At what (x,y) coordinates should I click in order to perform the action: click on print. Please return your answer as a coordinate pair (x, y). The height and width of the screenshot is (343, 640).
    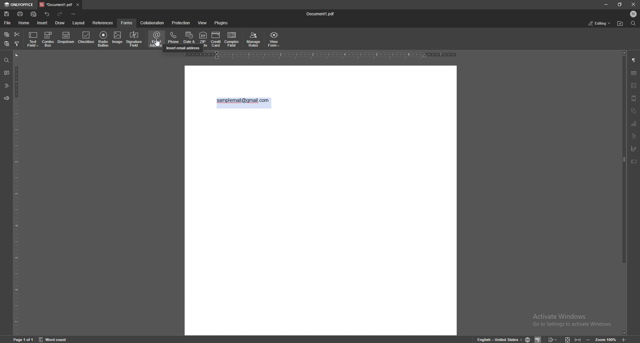
    Looking at the image, I should click on (20, 14).